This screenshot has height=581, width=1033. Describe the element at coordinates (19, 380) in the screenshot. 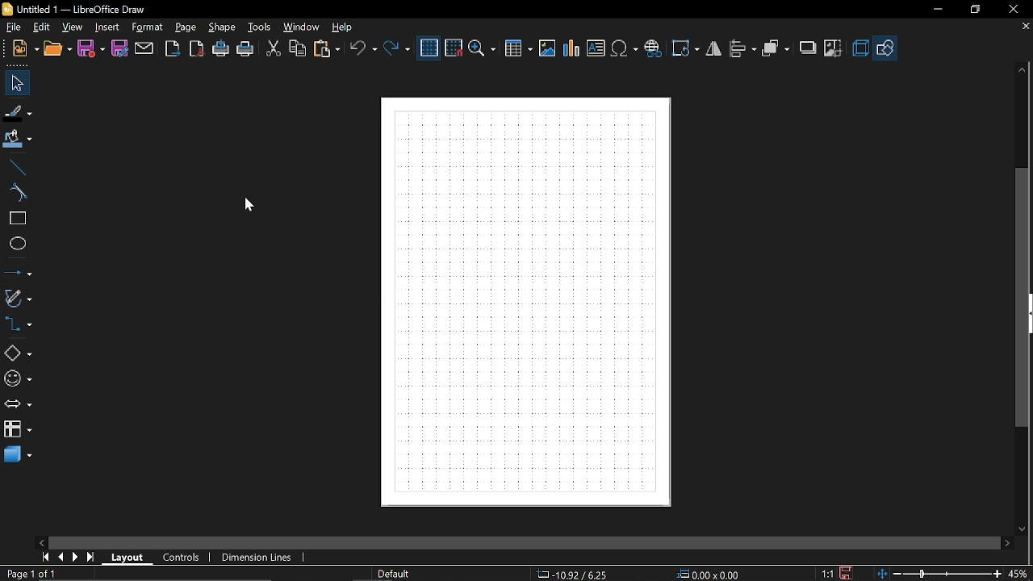

I see `symbol shapes` at that location.